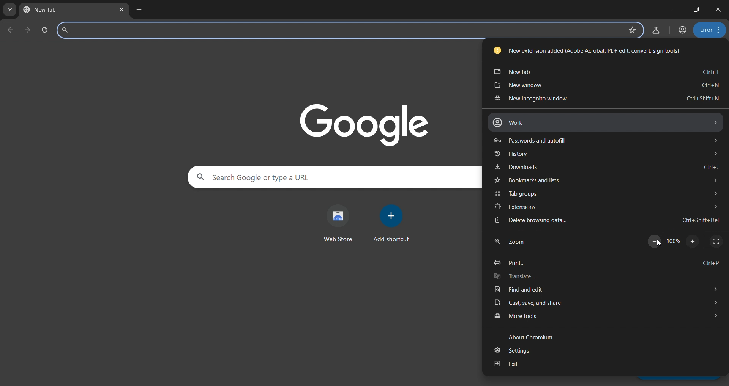 Image resolution: width=729 pixels, height=386 pixels. What do you see at coordinates (390, 223) in the screenshot?
I see `add shortcut` at bounding box center [390, 223].